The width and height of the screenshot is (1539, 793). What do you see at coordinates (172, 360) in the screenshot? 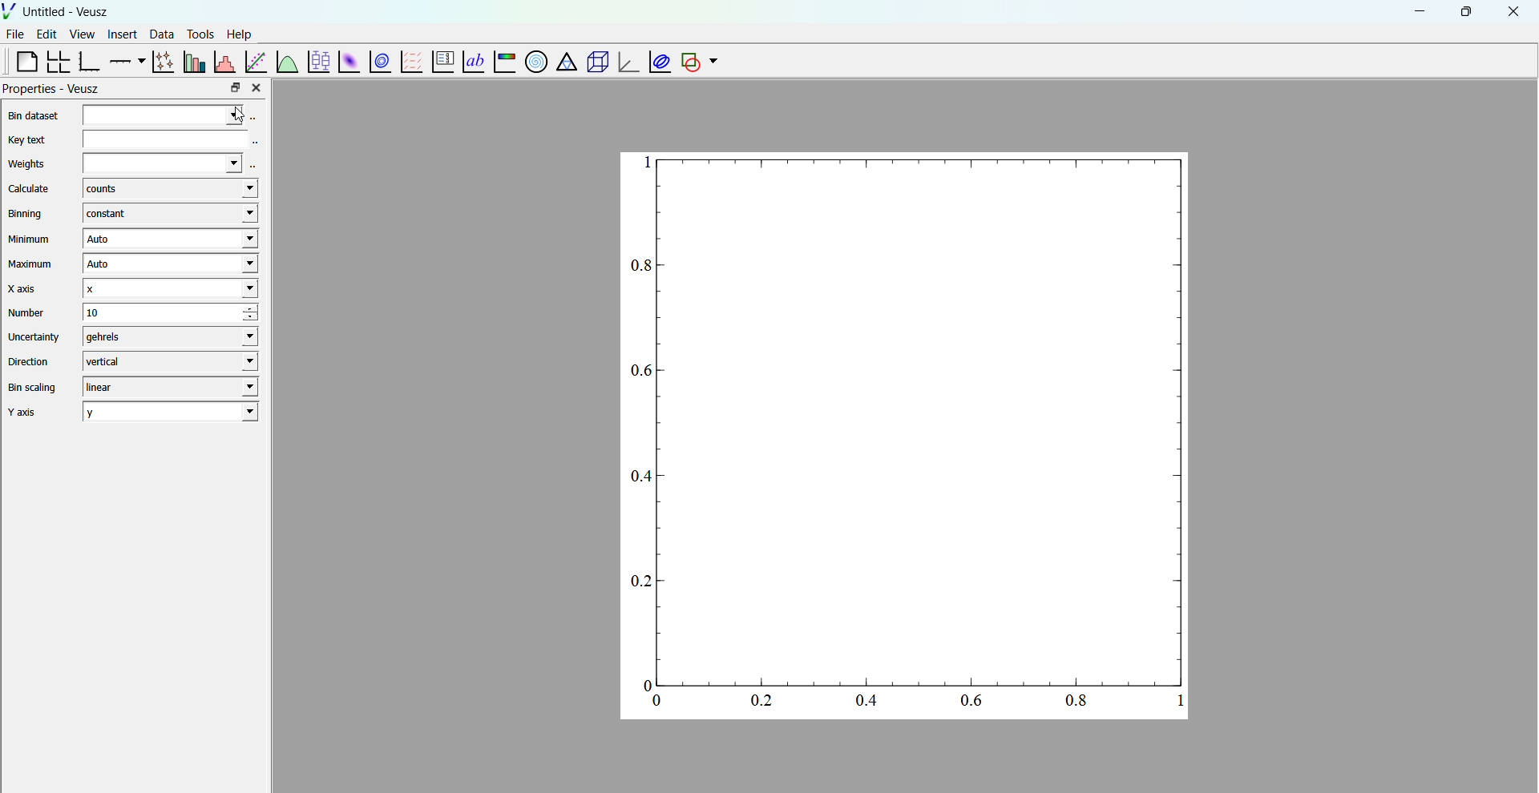
I see `vertical` at bounding box center [172, 360].